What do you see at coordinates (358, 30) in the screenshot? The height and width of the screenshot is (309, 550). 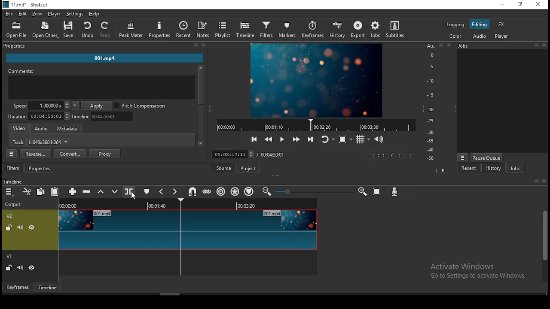 I see `export` at bounding box center [358, 30].